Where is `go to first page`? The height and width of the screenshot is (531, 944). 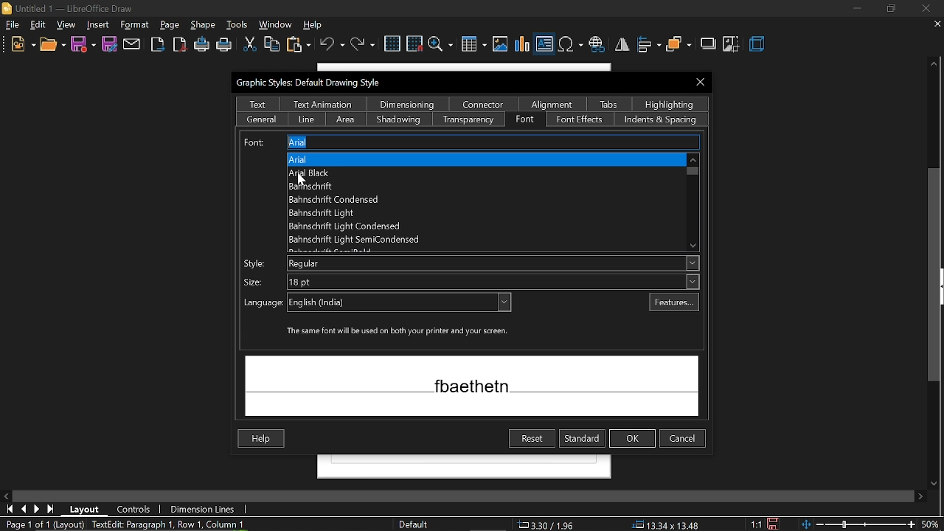 go to first page is located at coordinates (7, 509).